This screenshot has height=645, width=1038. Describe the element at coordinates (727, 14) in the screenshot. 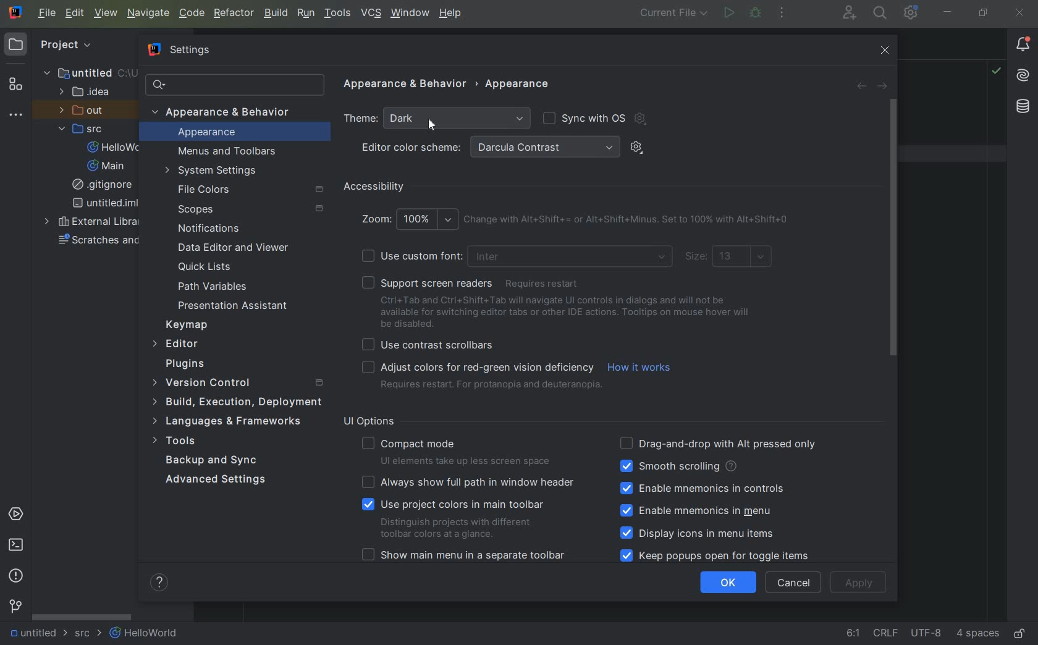

I see `RUN` at that location.